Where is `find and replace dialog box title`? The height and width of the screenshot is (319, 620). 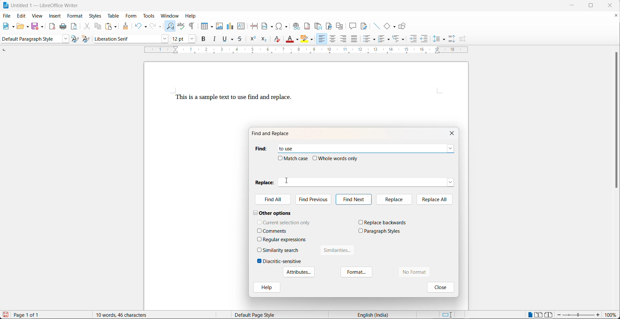
find and replace dialog box title is located at coordinates (274, 133).